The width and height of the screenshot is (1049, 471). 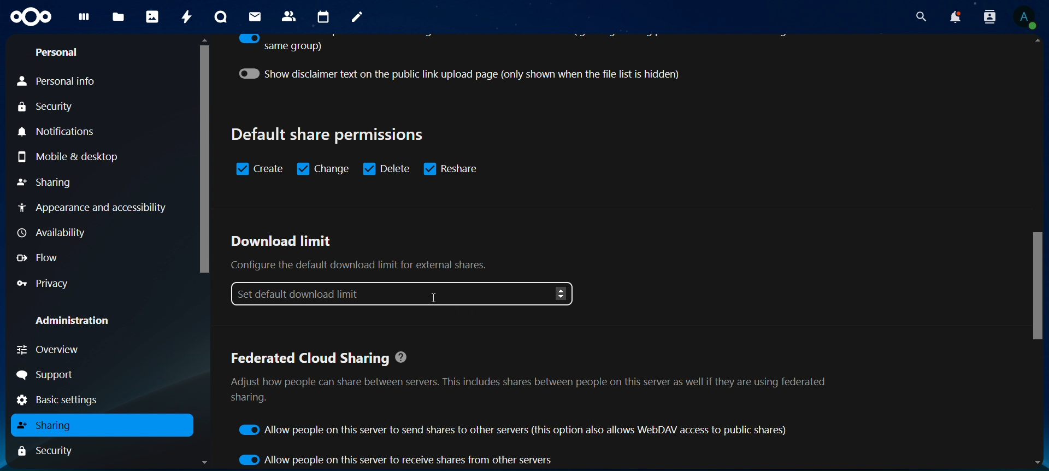 What do you see at coordinates (260, 169) in the screenshot?
I see `sreate ` at bounding box center [260, 169].